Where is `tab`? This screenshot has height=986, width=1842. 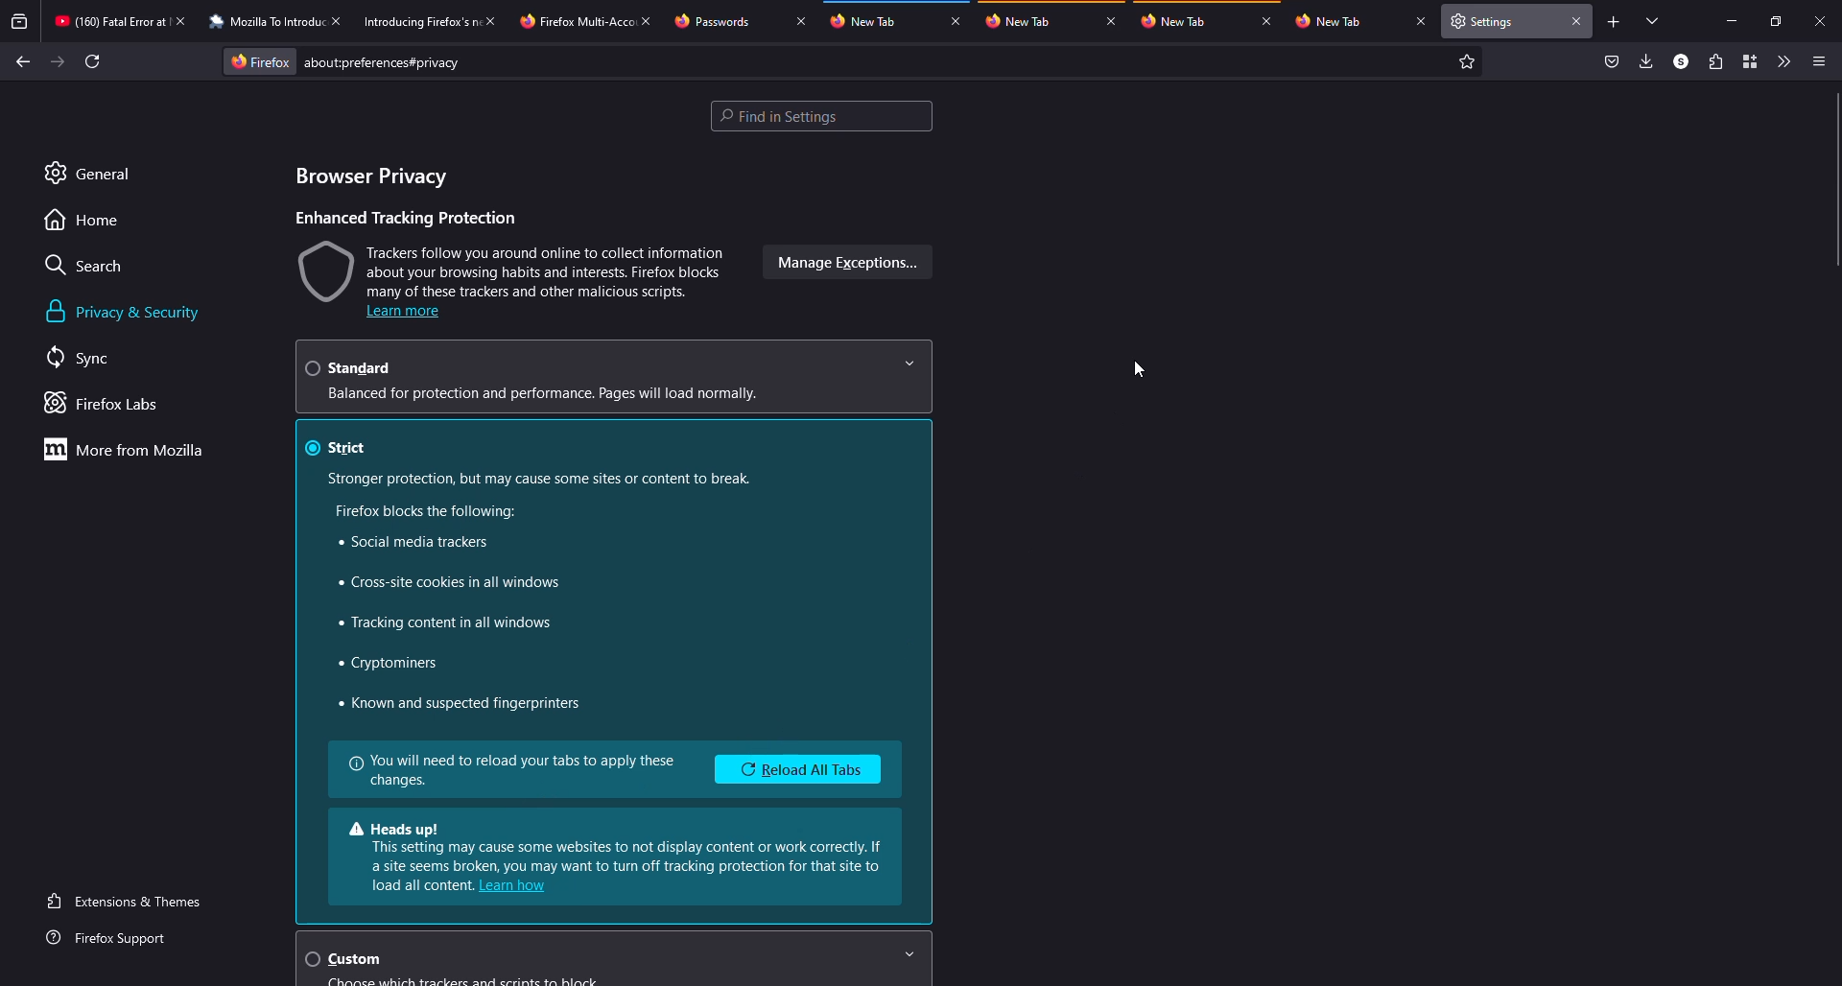
tab is located at coordinates (711, 21).